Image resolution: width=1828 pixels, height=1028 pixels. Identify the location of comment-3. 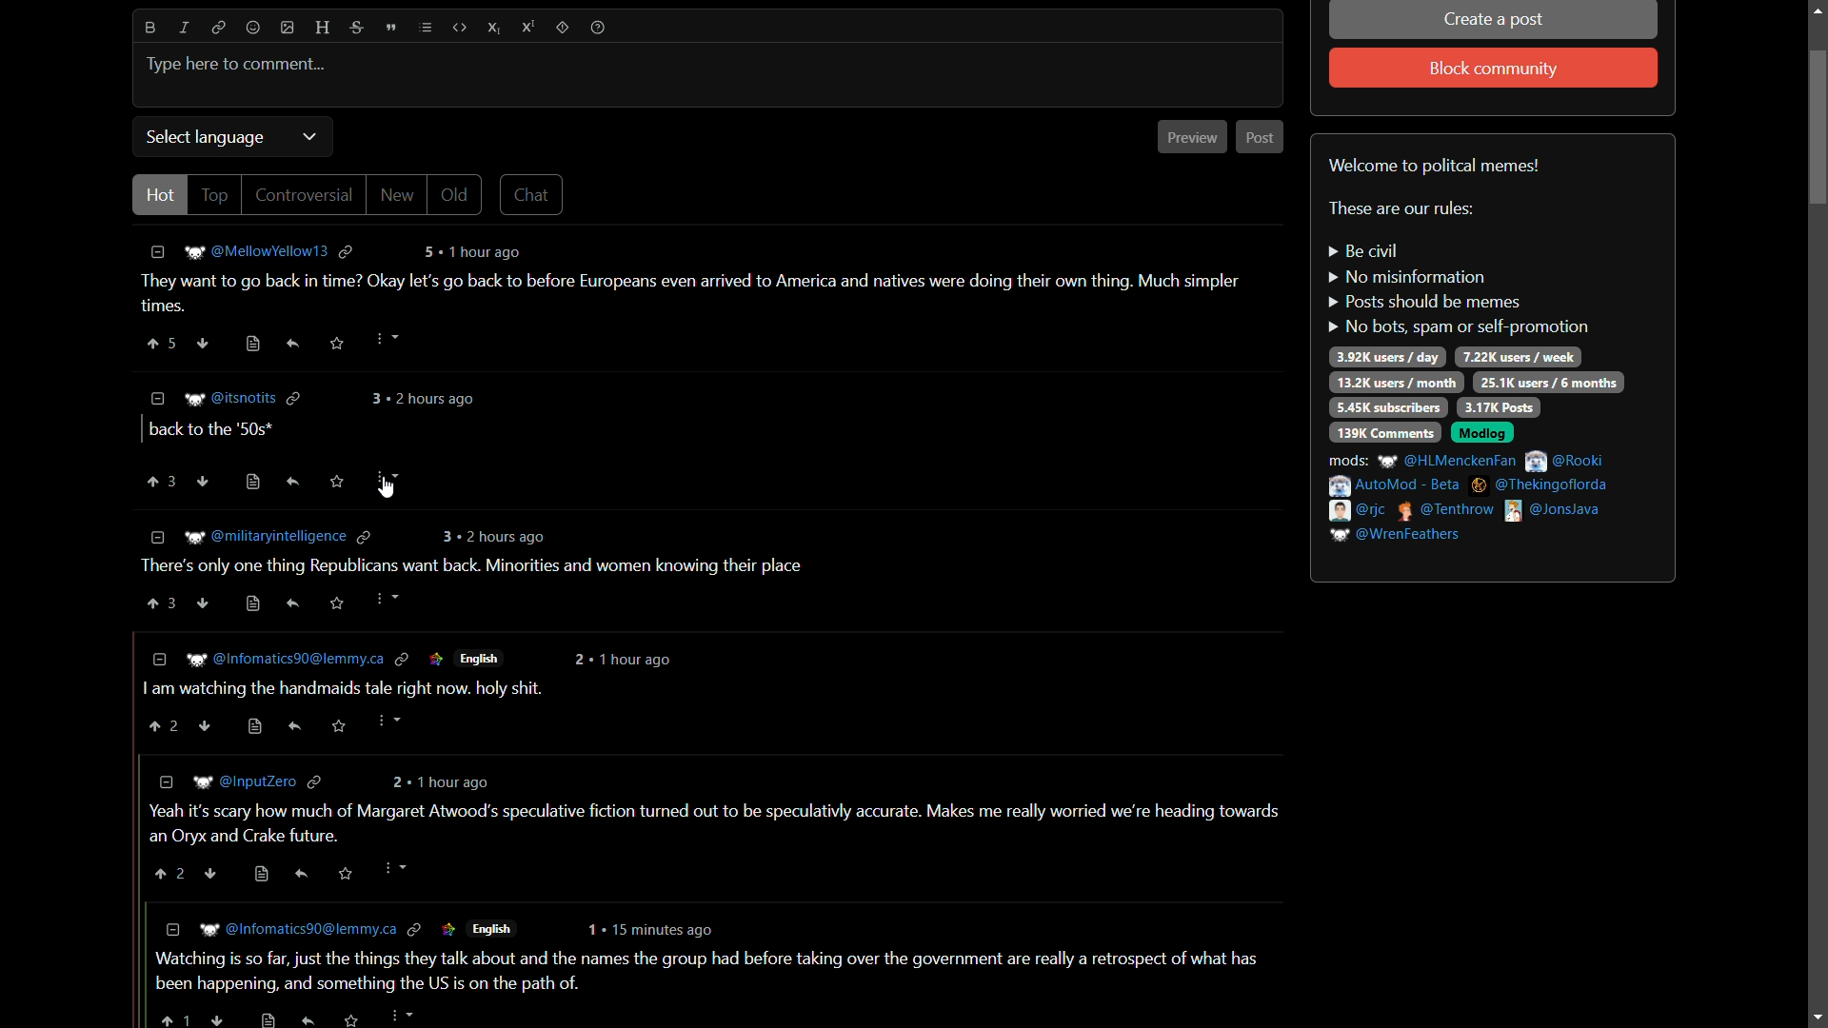
(465, 575).